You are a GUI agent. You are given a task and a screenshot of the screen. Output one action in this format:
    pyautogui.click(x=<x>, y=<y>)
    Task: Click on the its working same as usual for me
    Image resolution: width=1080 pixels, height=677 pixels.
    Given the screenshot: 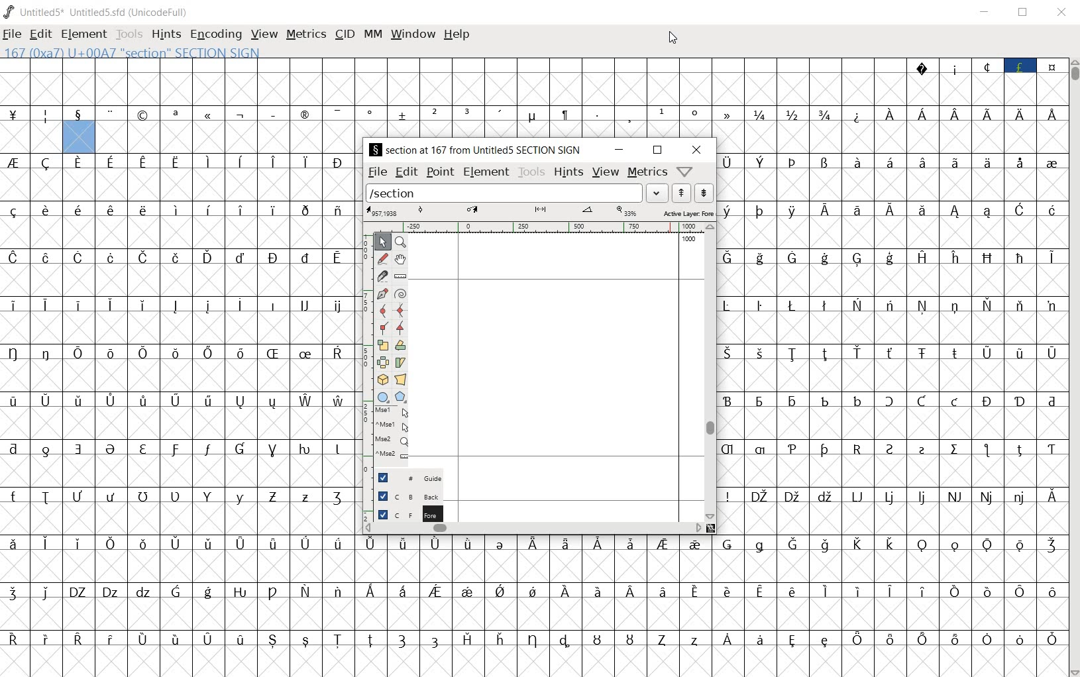 What is the action you would take?
    pyautogui.click(x=892, y=375)
    